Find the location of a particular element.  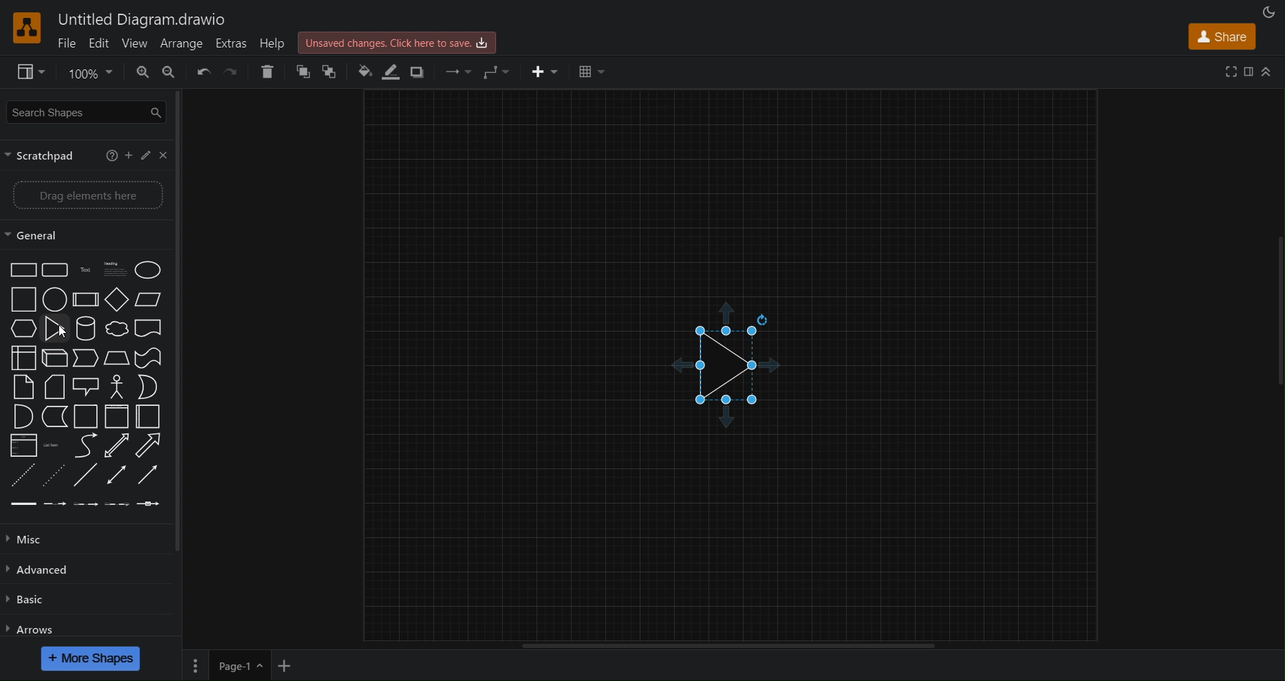

Table is located at coordinates (594, 69).